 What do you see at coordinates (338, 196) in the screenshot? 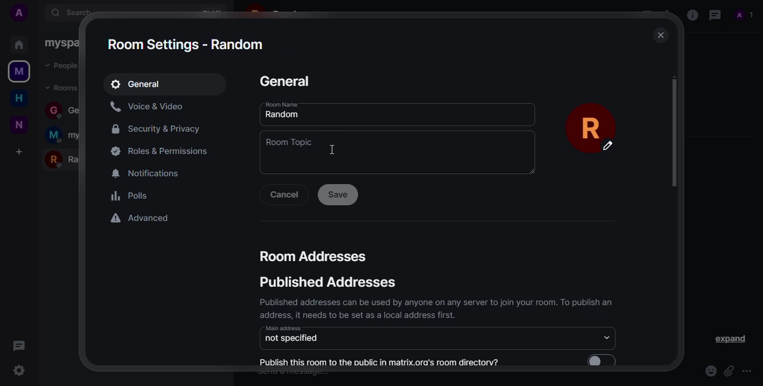
I see `save` at bounding box center [338, 196].